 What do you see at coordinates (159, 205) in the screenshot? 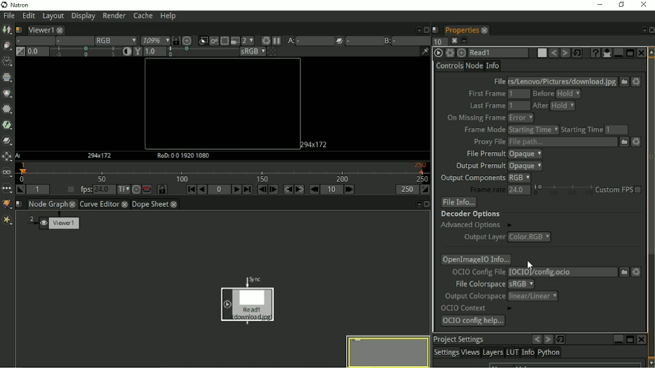
I see `Dope sheet` at bounding box center [159, 205].